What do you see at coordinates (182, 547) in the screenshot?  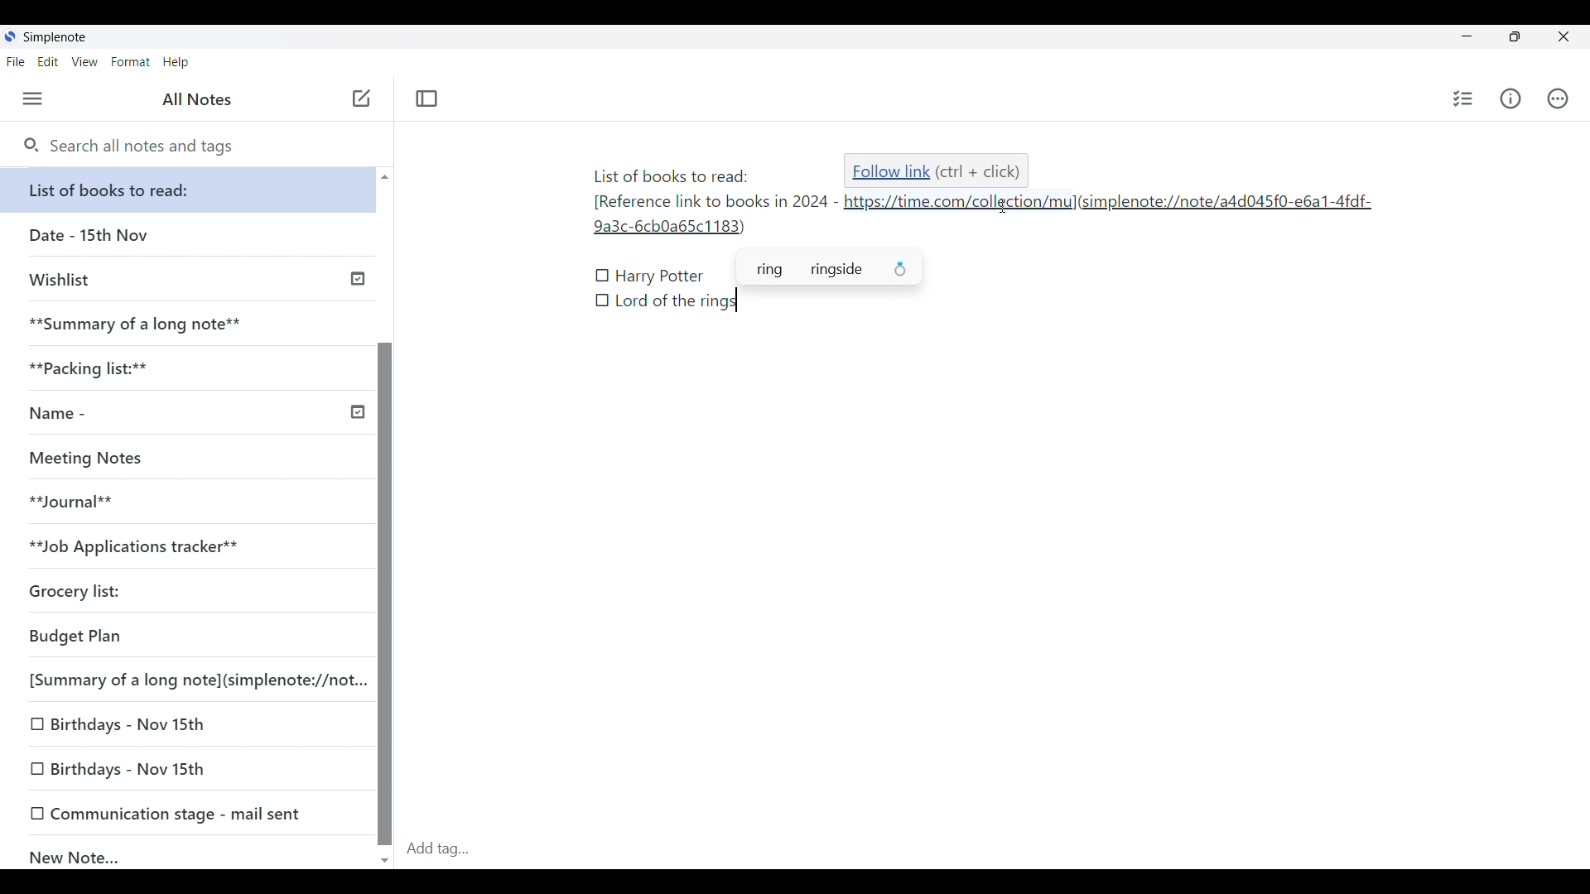 I see `**Job Applications tracker**` at bounding box center [182, 547].